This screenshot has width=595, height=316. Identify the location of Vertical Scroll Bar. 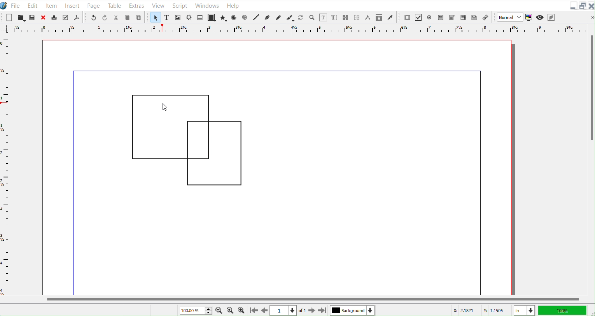
(591, 159).